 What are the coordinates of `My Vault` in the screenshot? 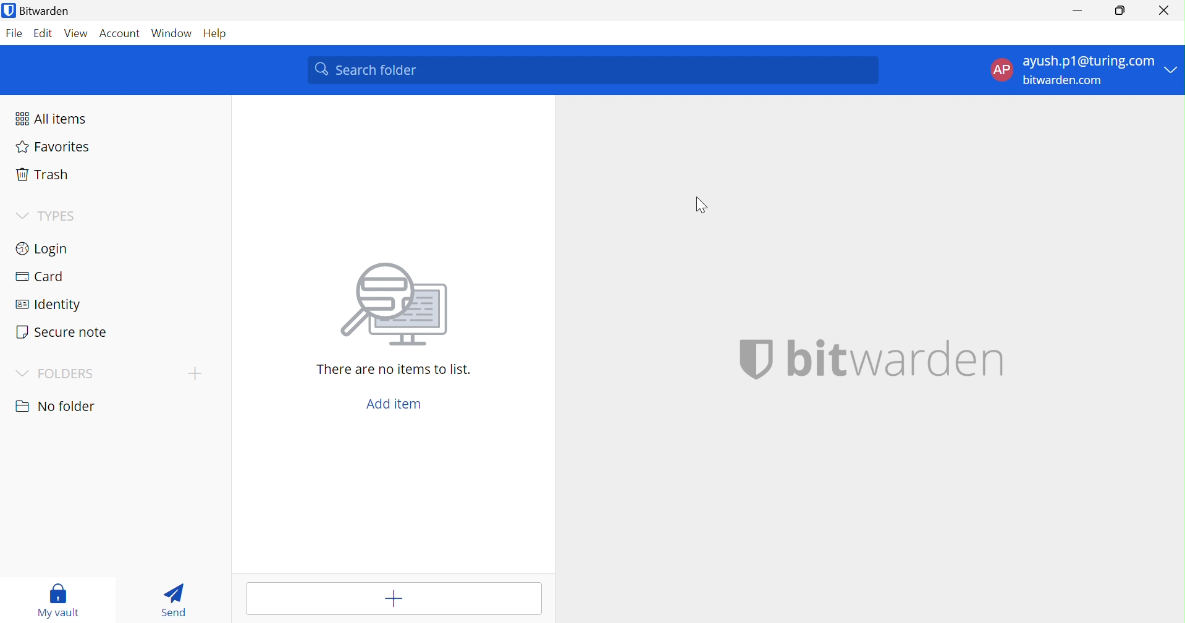 It's located at (59, 600).